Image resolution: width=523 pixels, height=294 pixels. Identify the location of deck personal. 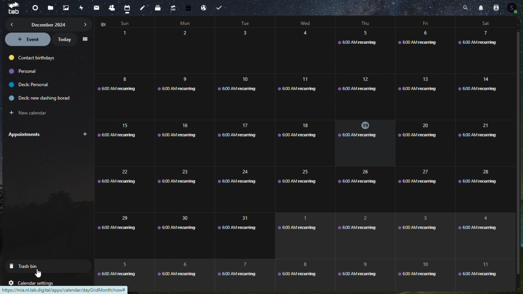
(28, 85).